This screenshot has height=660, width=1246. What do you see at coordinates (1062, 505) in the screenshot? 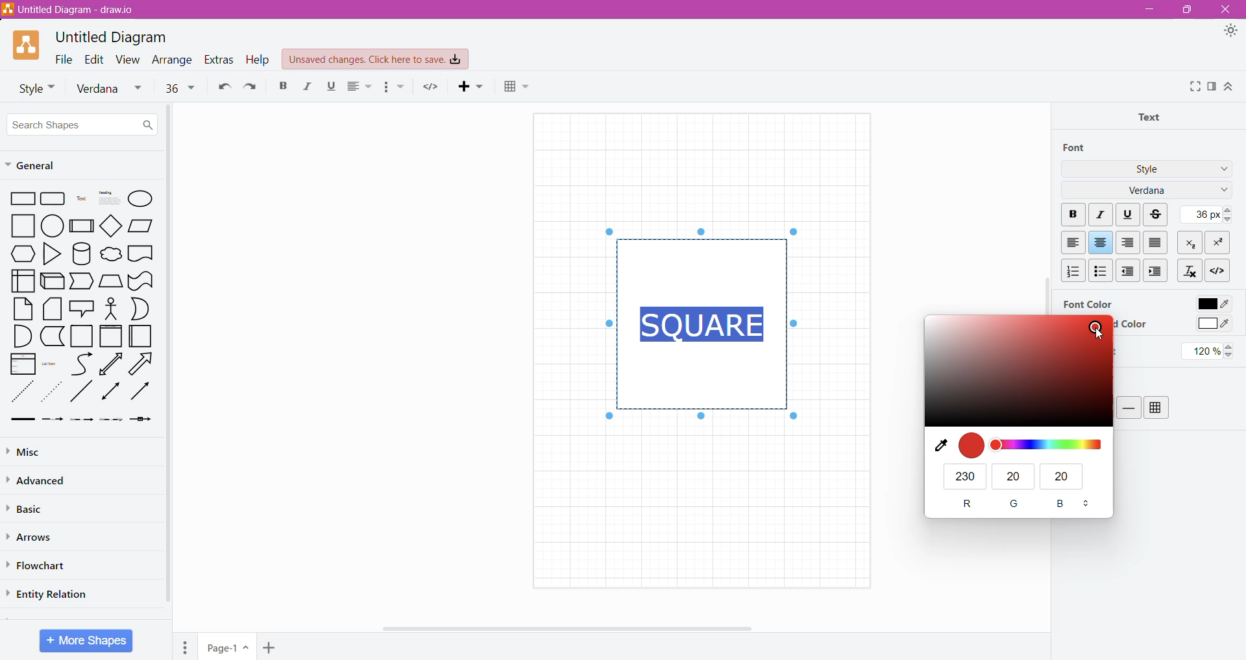
I see `B` at bounding box center [1062, 505].